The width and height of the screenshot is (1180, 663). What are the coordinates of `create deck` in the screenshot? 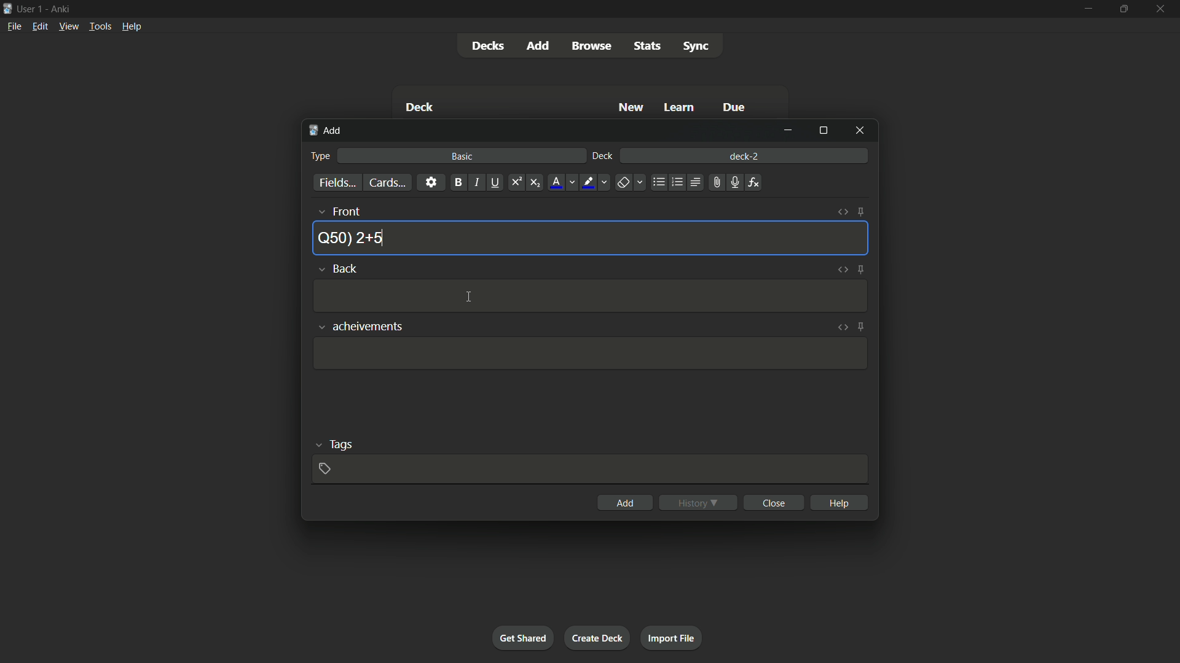 It's located at (598, 637).